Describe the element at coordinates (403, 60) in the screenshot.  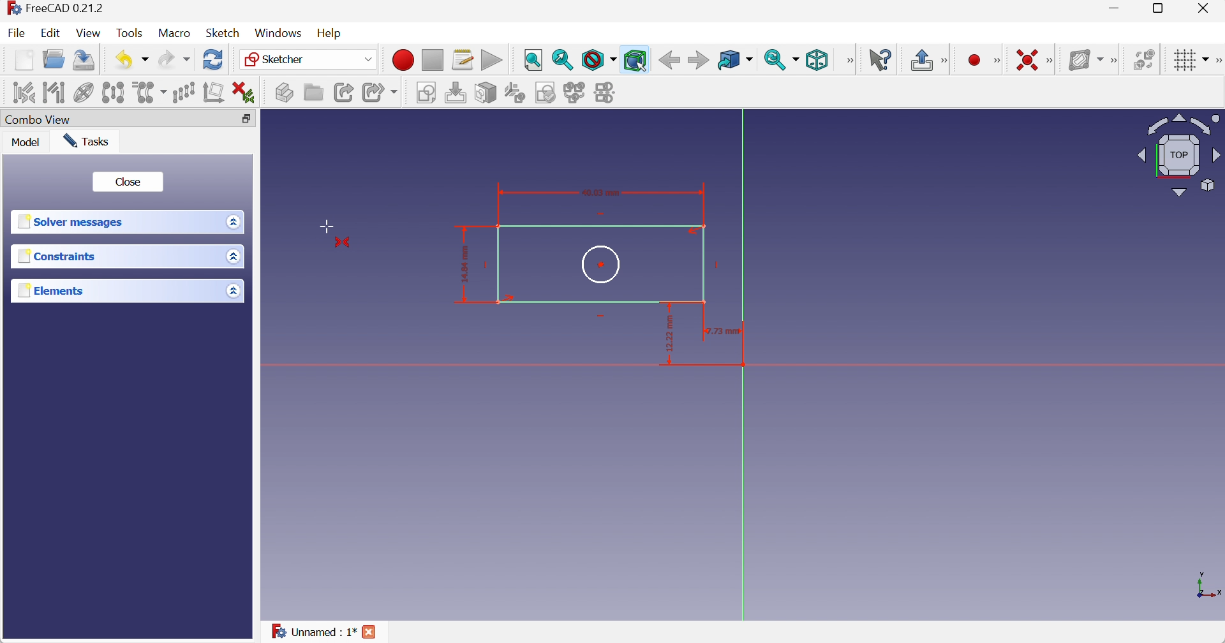
I see `Macro recording...` at that location.